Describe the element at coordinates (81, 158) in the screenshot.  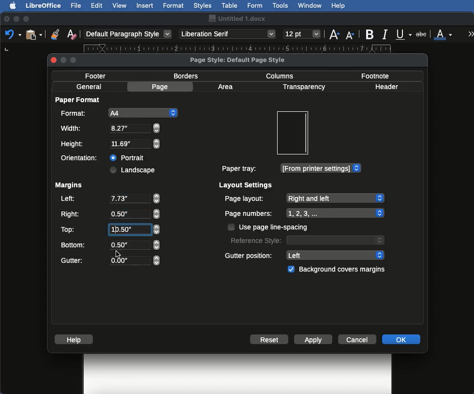
I see `Orientation` at that location.